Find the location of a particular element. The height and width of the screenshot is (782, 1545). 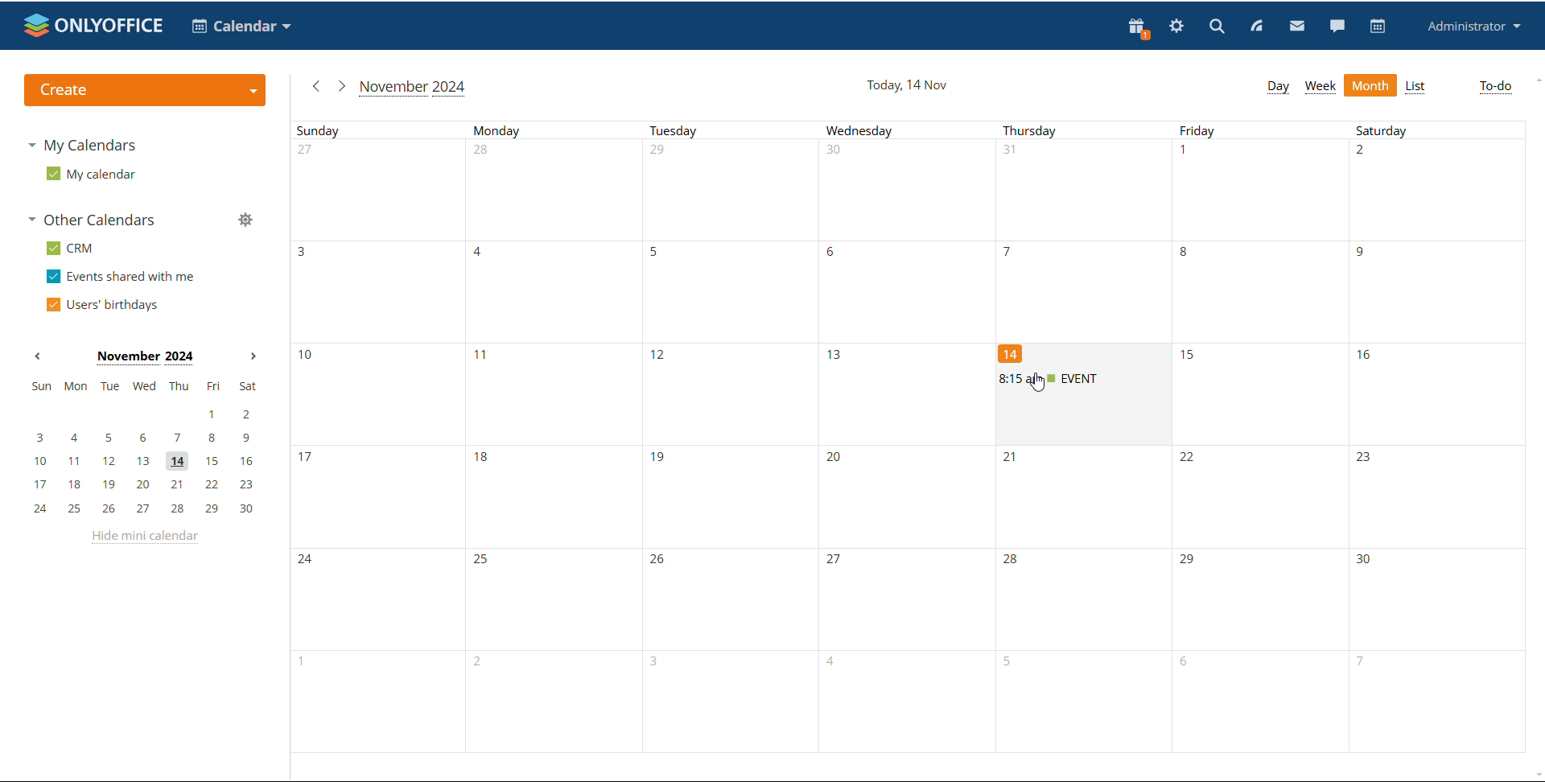

27, 28, 29, 30, 31, 1, 2 is located at coordinates (917, 190).